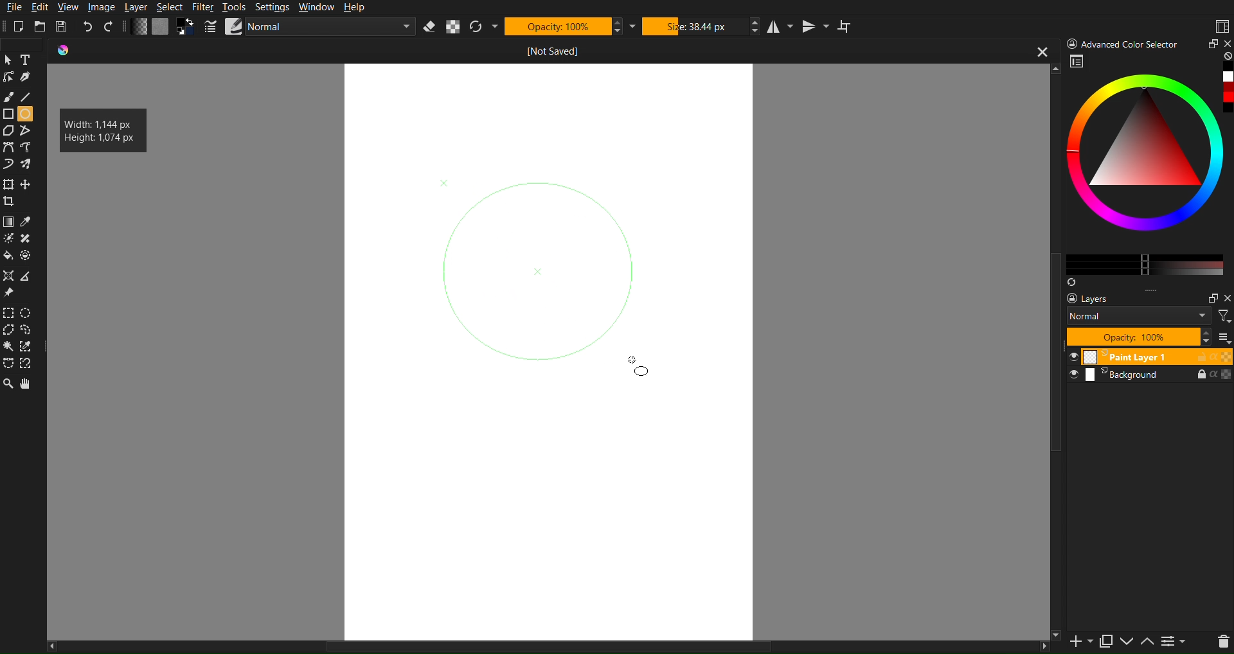  Describe the element at coordinates (1221, 25) in the screenshot. I see `Workspaces` at that location.